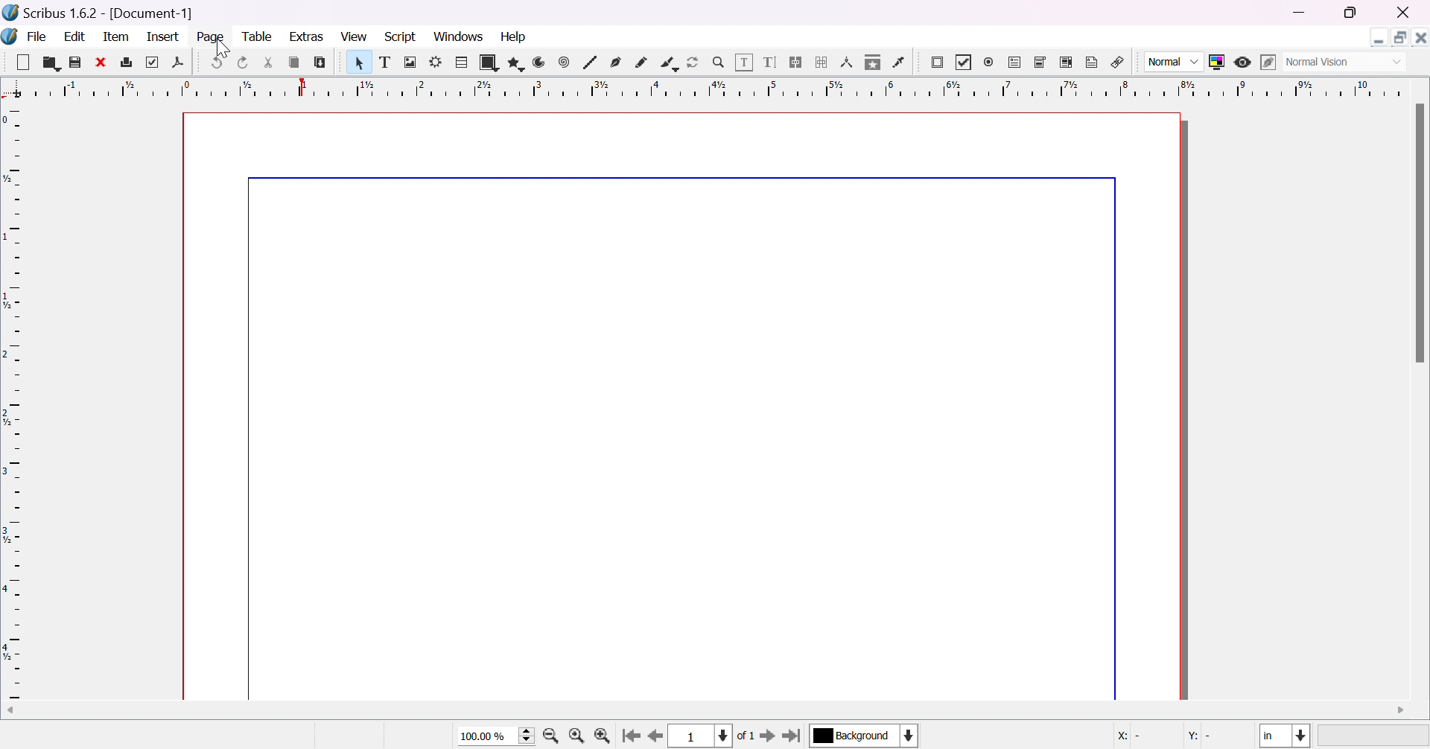  Describe the element at coordinates (822, 63) in the screenshot. I see `unlink text frames` at that location.